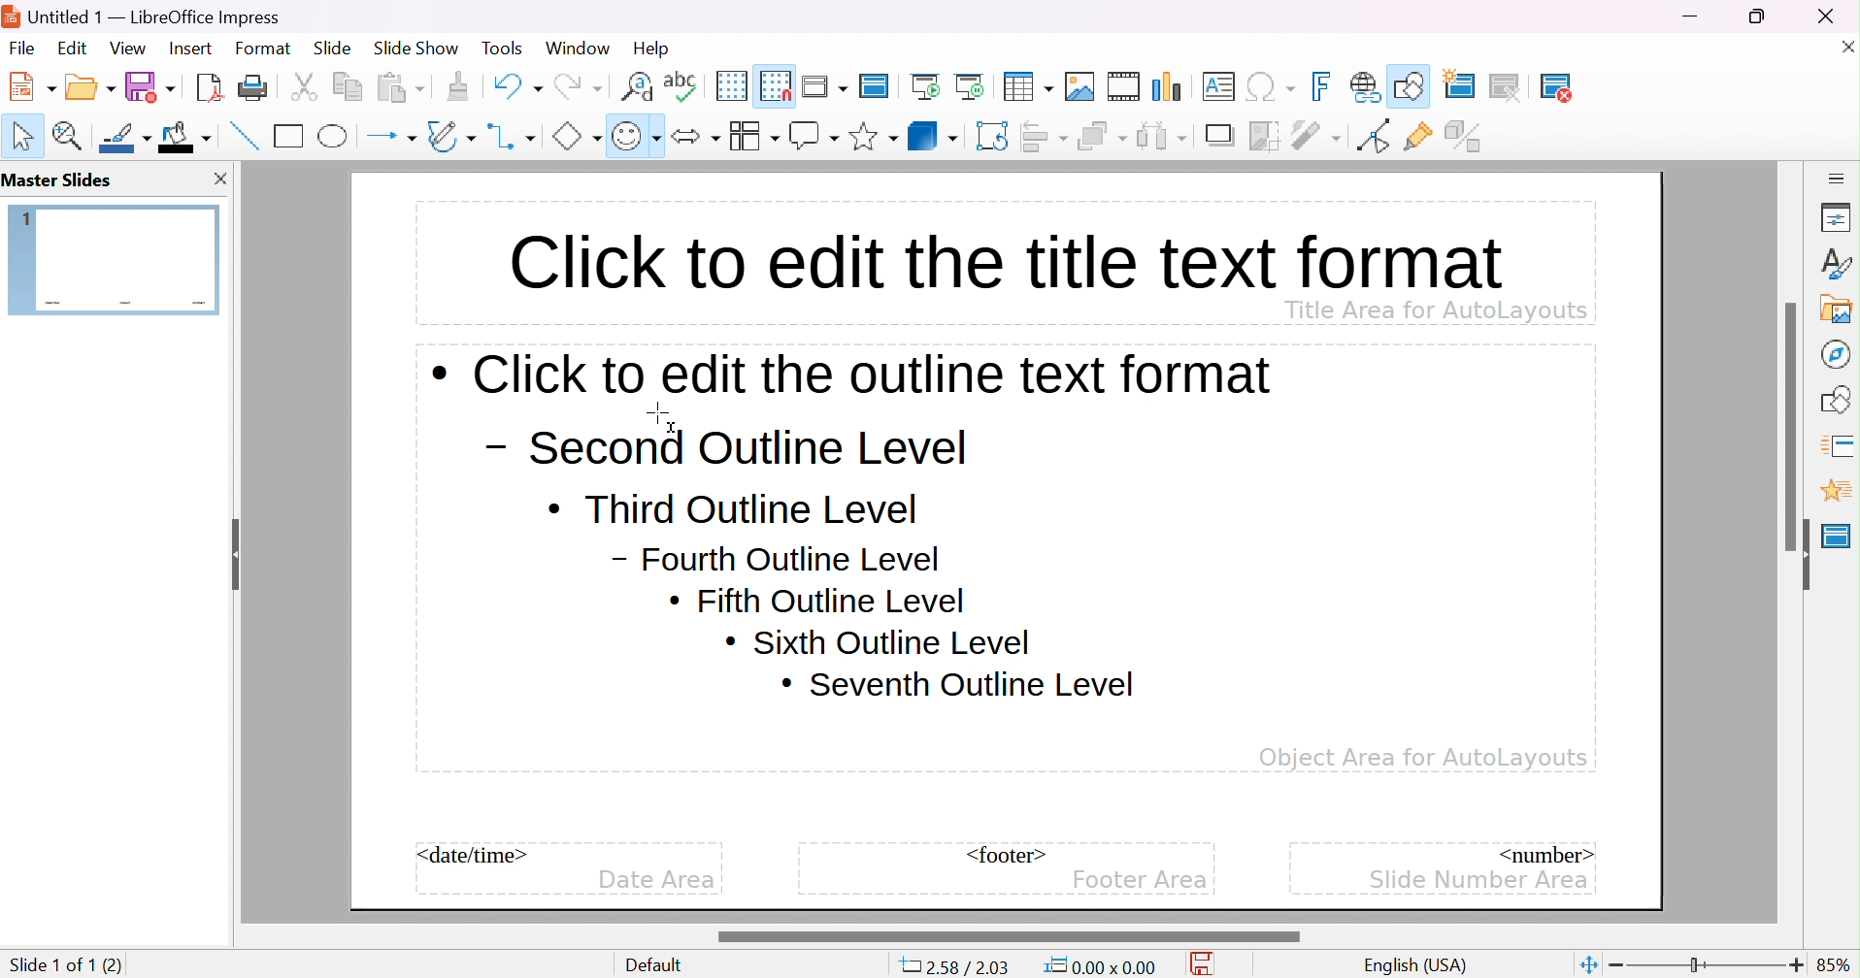  Describe the element at coordinates (776, 83) in the screenshot. I see `snap to grid` at that location.